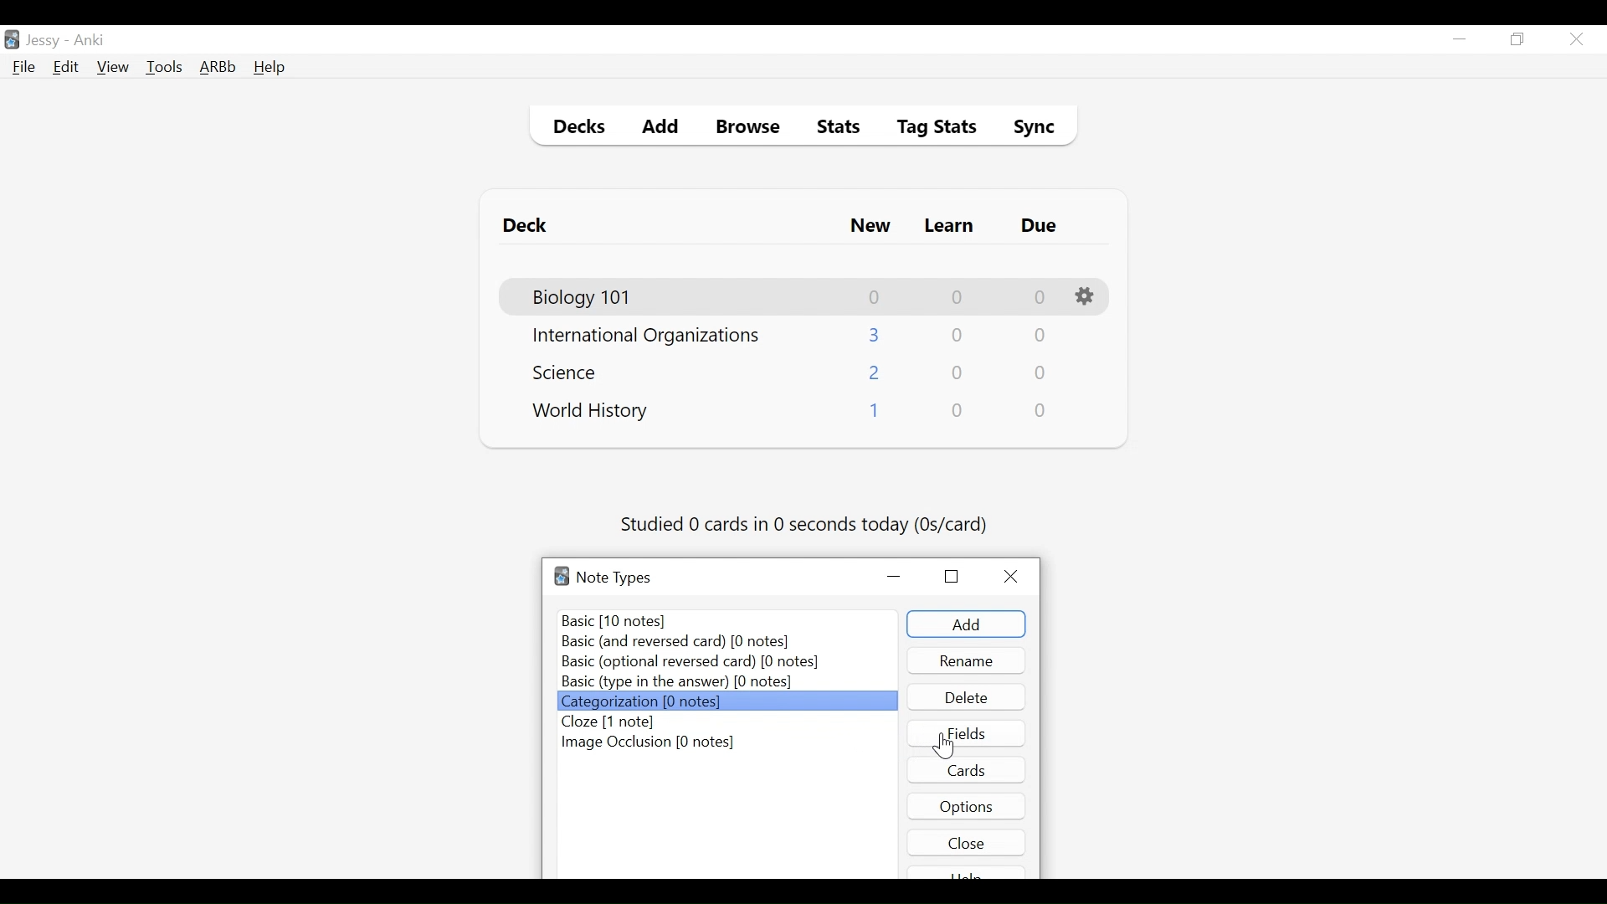  What do you see at coordinates (46, 41) in the screenshot?
I see `User Nmae` at bounding box center [46, 41].